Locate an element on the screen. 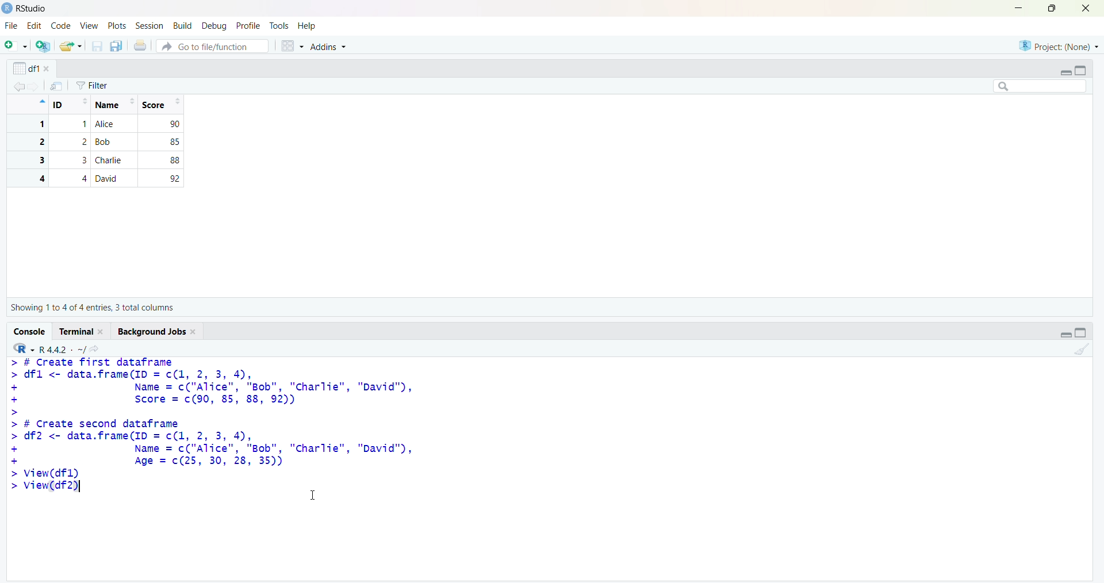 The width and height of the screenshot is (1104, 583). R is located at coordinates (24, 348).